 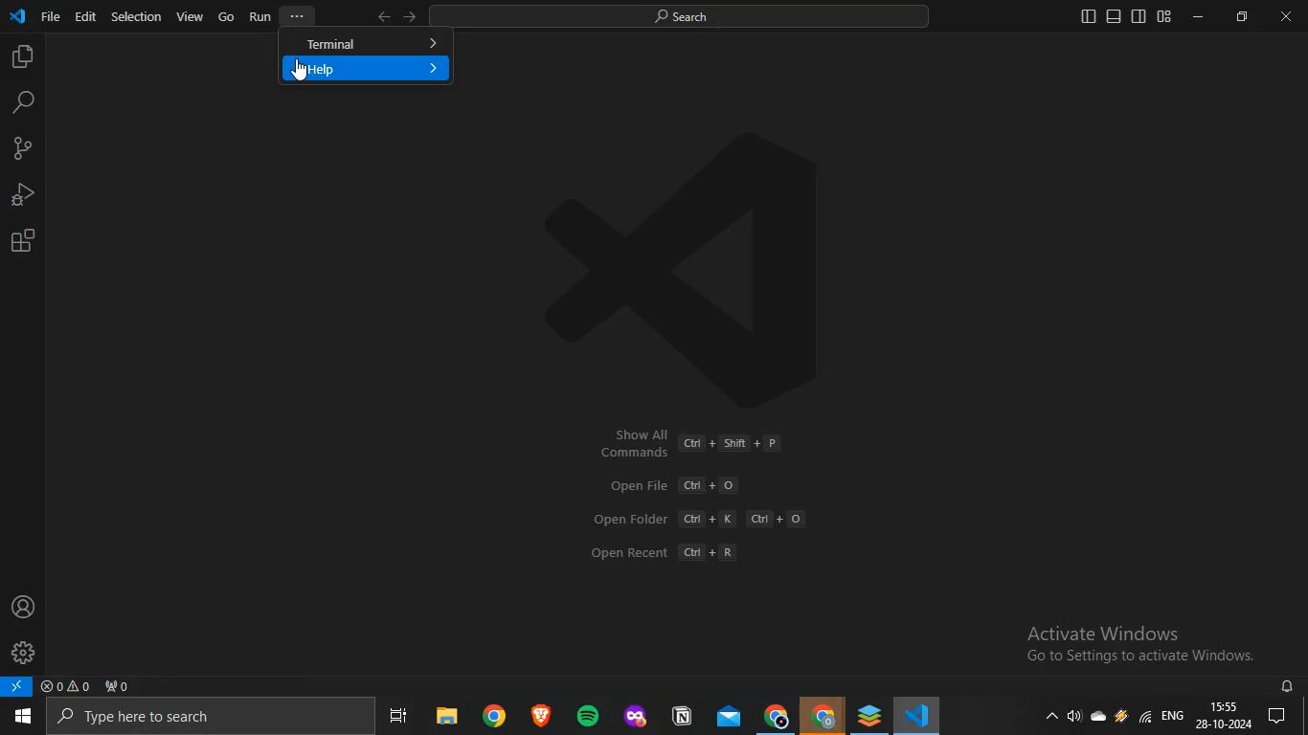 I want to click on search, so click(x=23, y=102).